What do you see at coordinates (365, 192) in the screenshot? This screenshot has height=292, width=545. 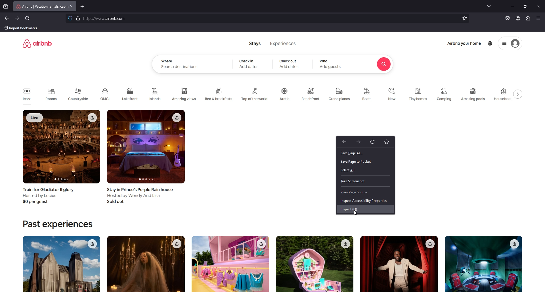 I see `view page source` at bounding box center [365, 192].